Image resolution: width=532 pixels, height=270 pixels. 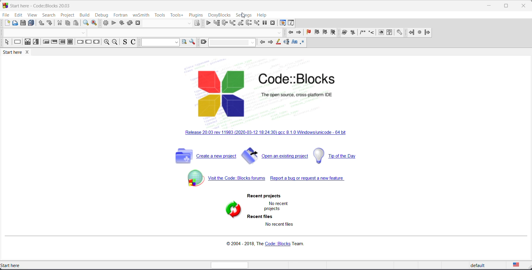 What do you see at coordinates (248, 22) in the screenshot?
I see `next instruction` at bounding box center [248, 22].